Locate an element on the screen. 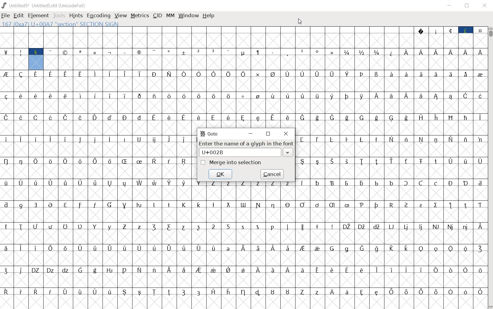 This screenshot has height=309, width=493. special alphabets is located at coordinates (81, 277).